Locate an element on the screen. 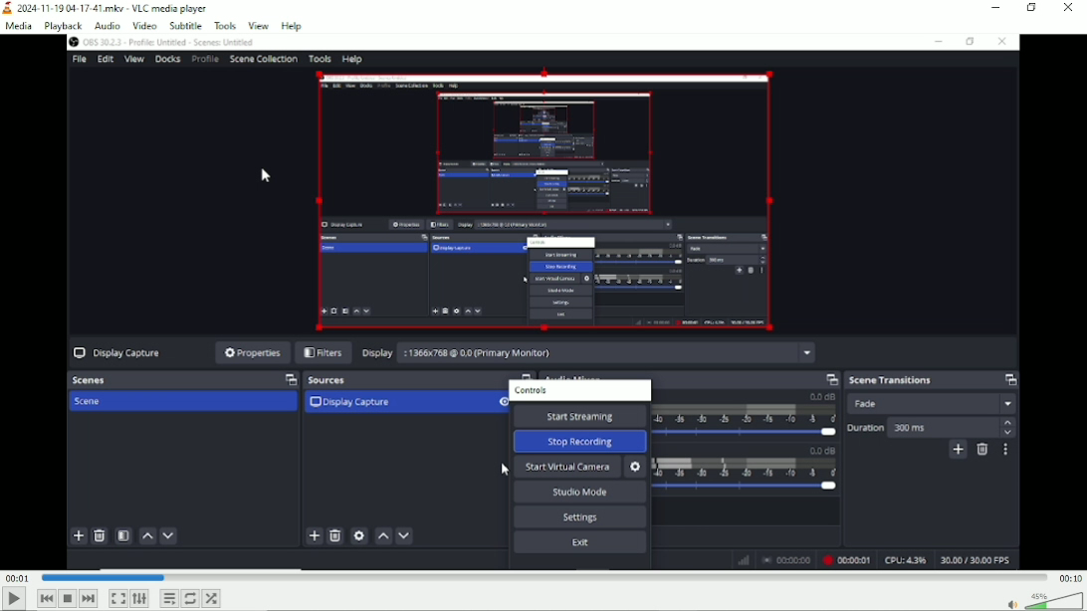 This screenshot has width=1087, height=611.  is located at coordinates (117, 598).